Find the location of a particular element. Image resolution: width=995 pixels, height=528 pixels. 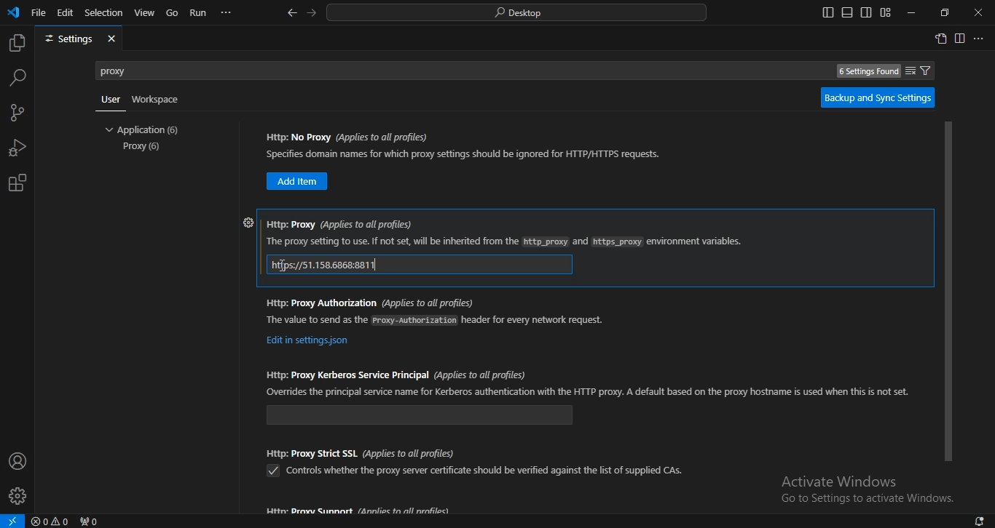

explorer is located at coordinates (17, 42).